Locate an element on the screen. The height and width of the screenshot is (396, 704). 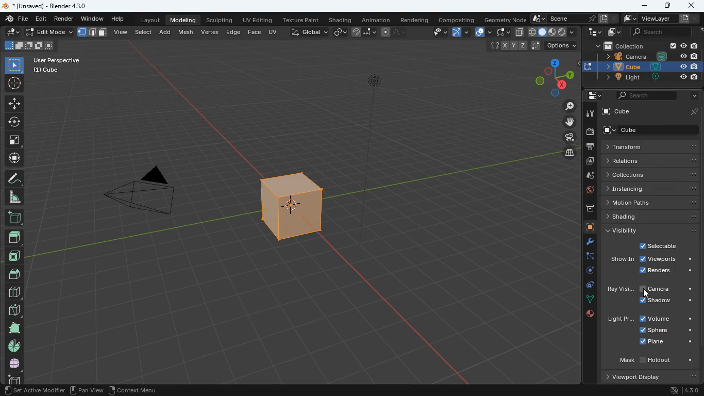
plane is located at coordinates (666, 342).